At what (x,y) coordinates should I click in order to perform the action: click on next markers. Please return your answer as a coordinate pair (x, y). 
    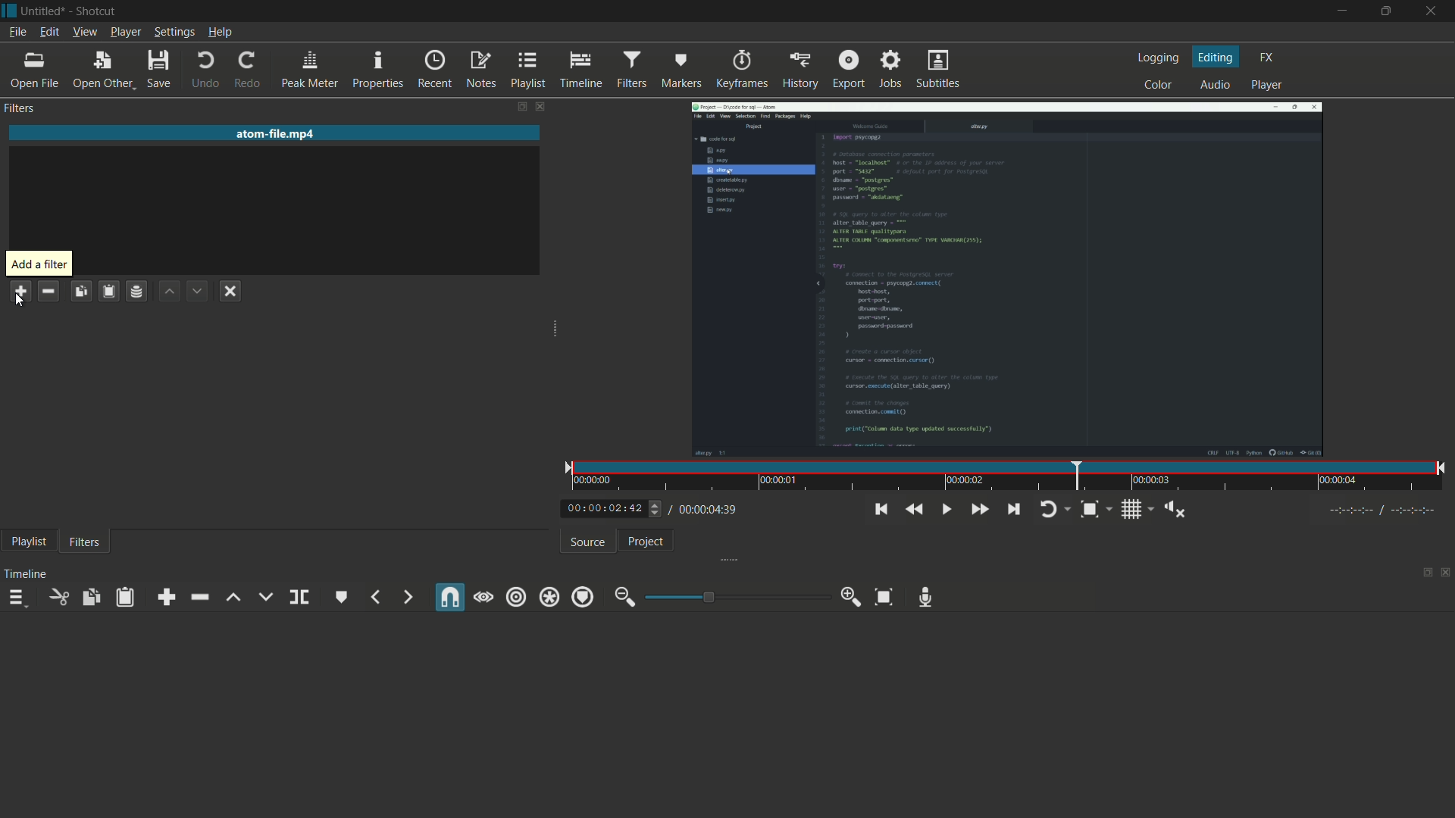
    Looking at the image, I should click on (406, 597).